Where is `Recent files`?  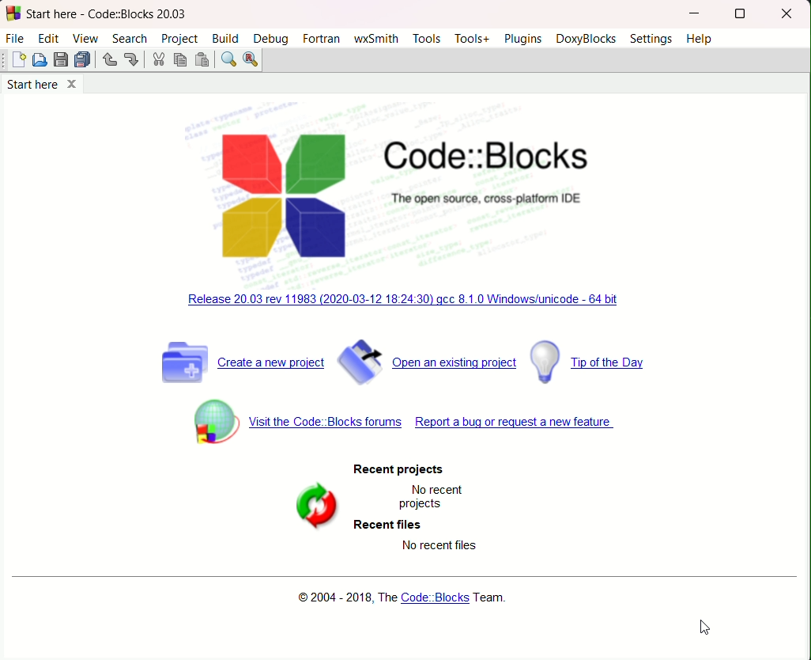
Recent files is located at coordinates (387, 526).